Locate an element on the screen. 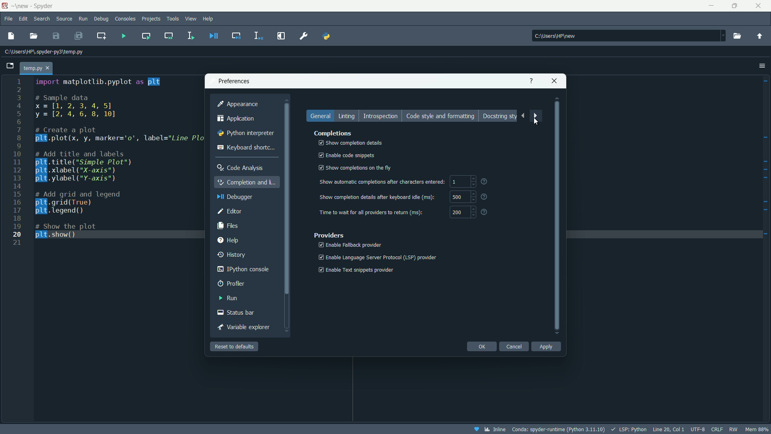 Image resolution: width=771 pixels, height=434 pixels. preferences is located at coordinates (304, 35).